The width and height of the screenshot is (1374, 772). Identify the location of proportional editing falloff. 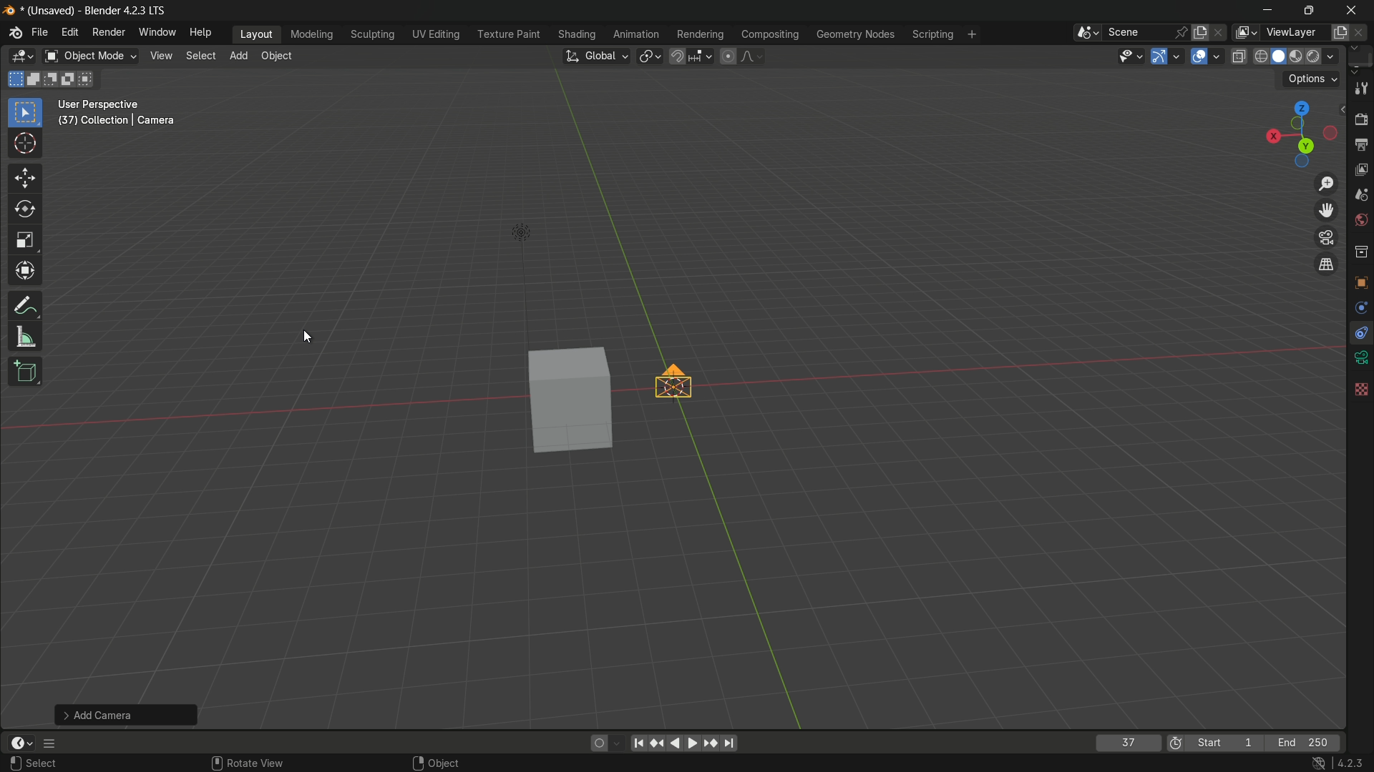
(751, 56).